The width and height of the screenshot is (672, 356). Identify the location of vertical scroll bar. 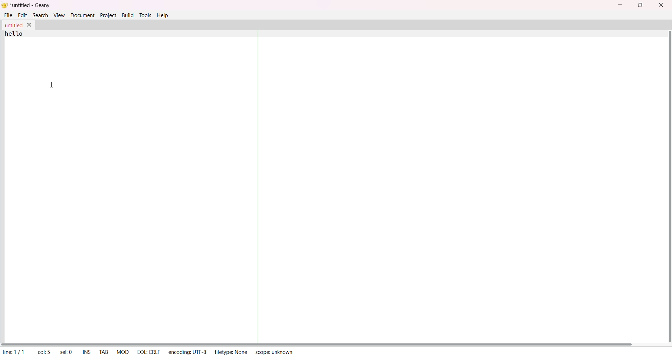
(667, 184).